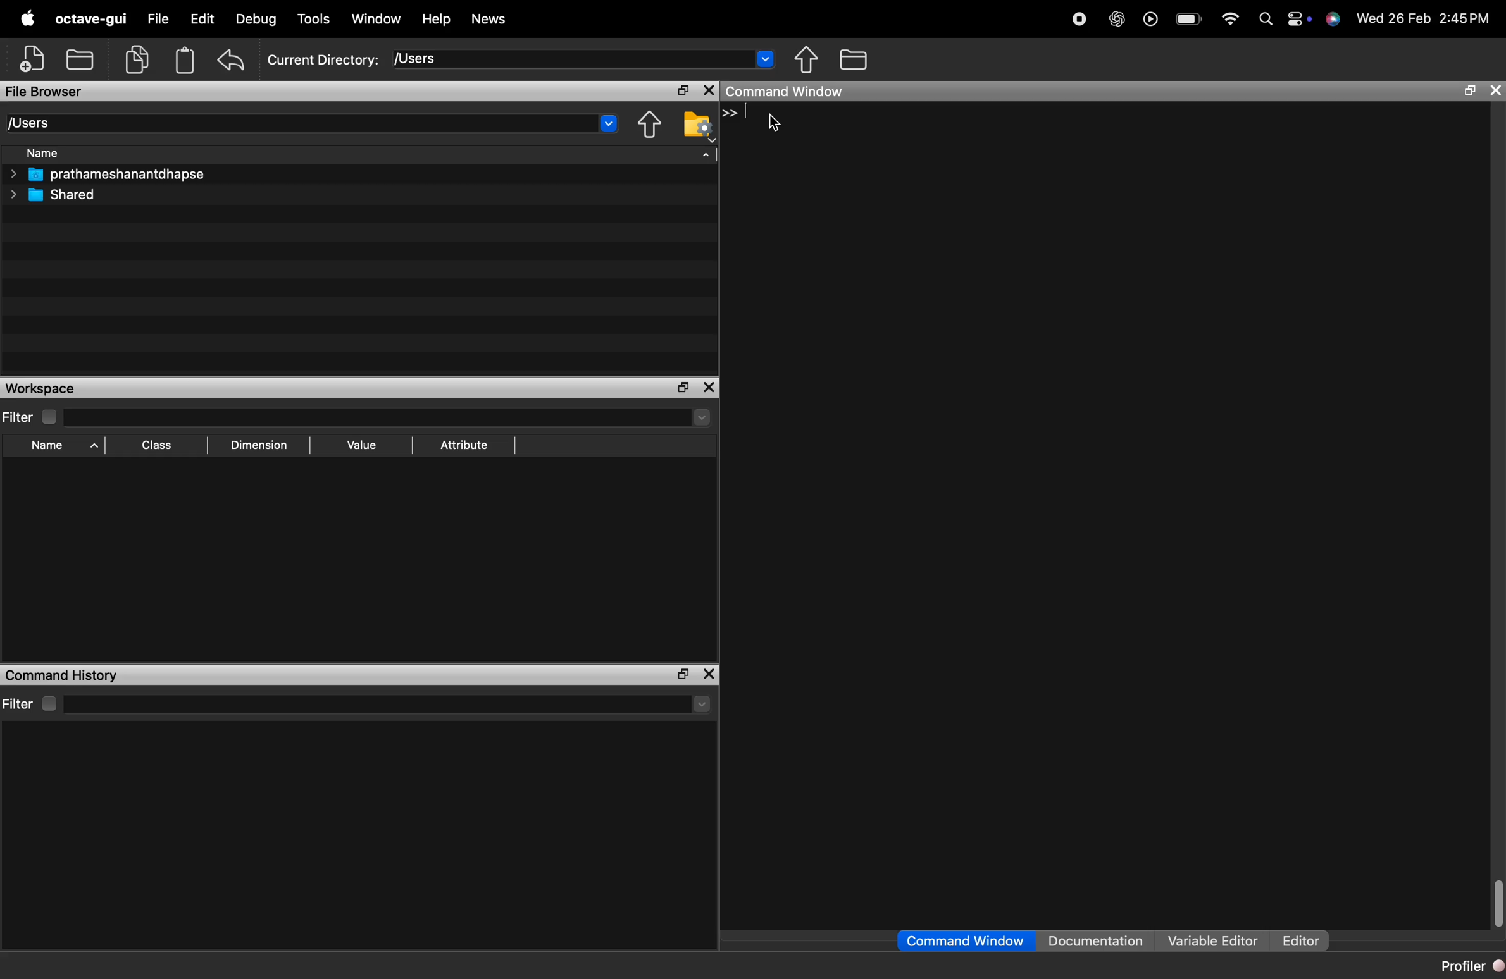  I want to click on play, so click(1150, 18).